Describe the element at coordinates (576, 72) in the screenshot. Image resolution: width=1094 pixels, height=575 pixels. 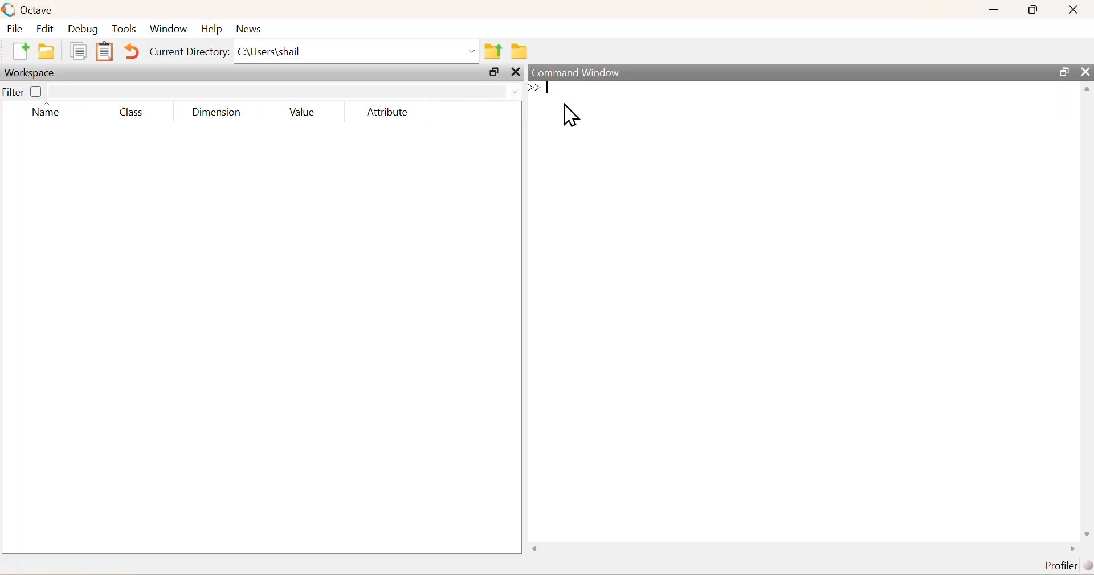
I see `Command Window` at that location.